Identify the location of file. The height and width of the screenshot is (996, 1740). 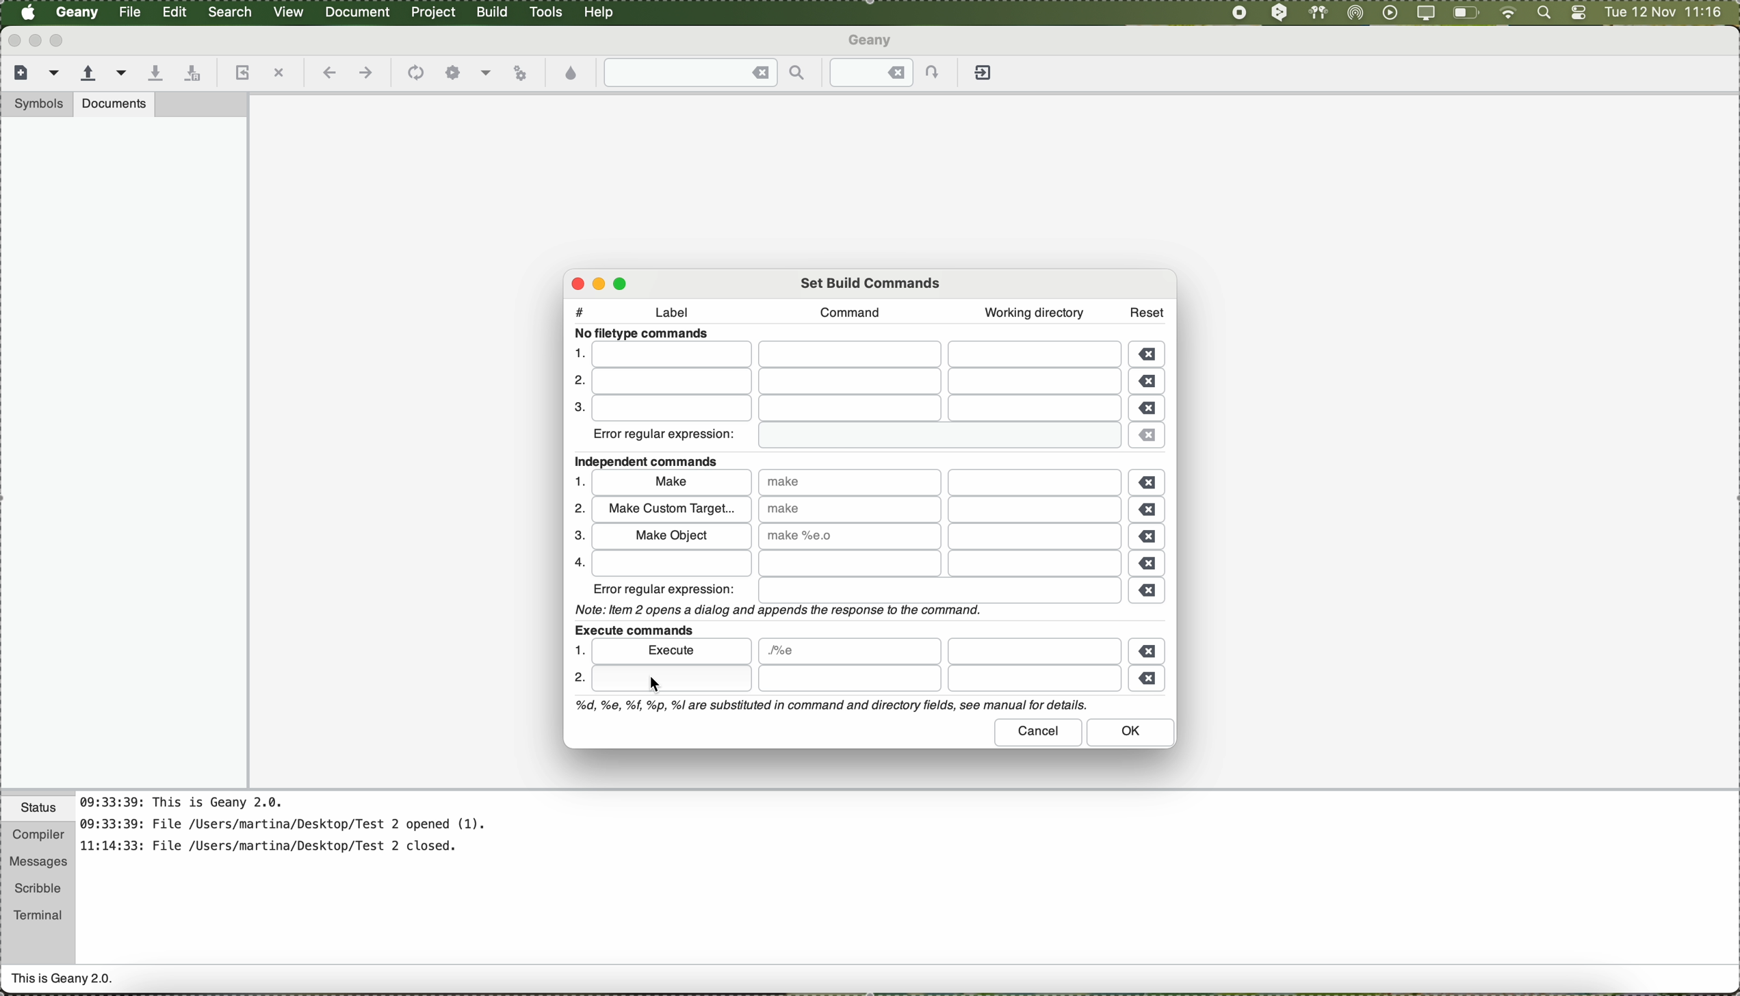
(1037, 482).